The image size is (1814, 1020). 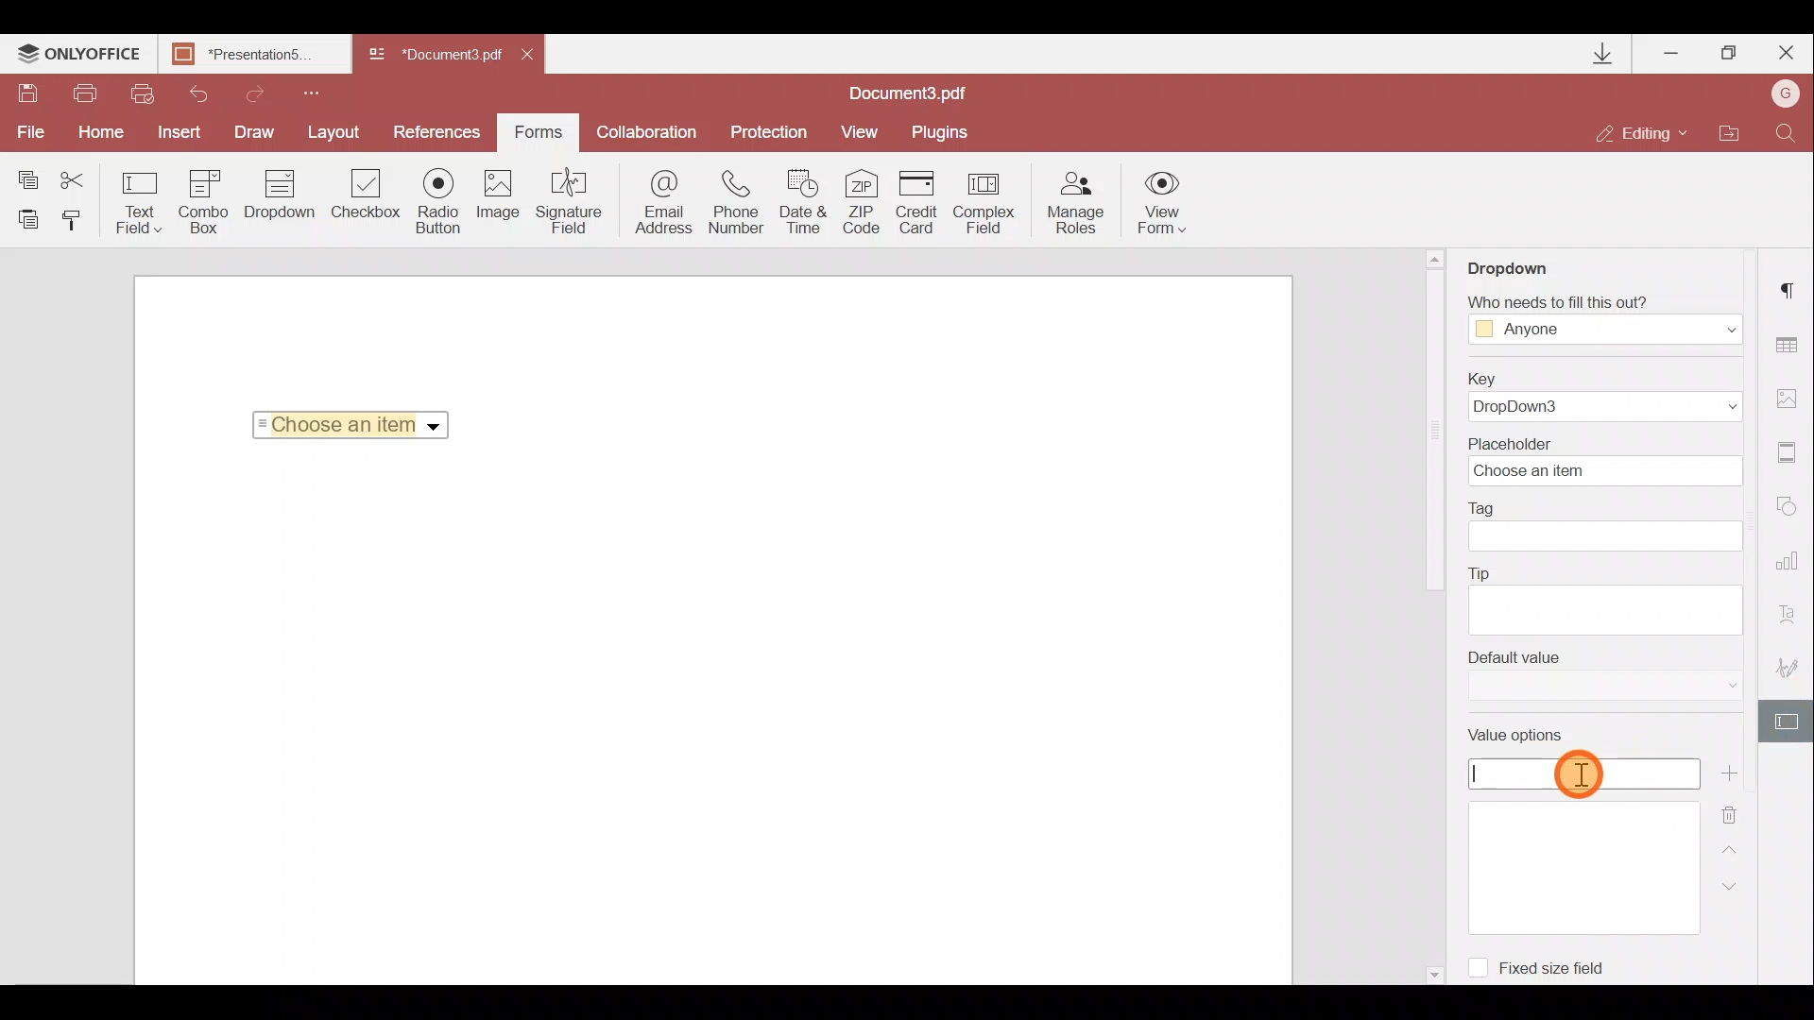 What do you see at coordinates (1789, 132) in the screenshot?
I see `Find` at bounding box center [1789, 132].